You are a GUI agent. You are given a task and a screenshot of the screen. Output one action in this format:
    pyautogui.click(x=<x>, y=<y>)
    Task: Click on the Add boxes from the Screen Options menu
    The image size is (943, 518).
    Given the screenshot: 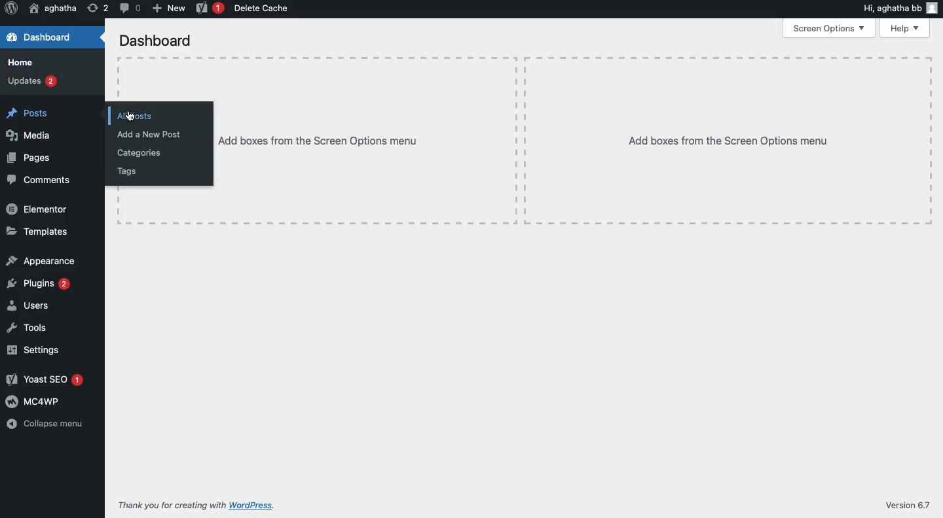 What is the action you would take?
    pyautogui.click(x=318, y=140)
    